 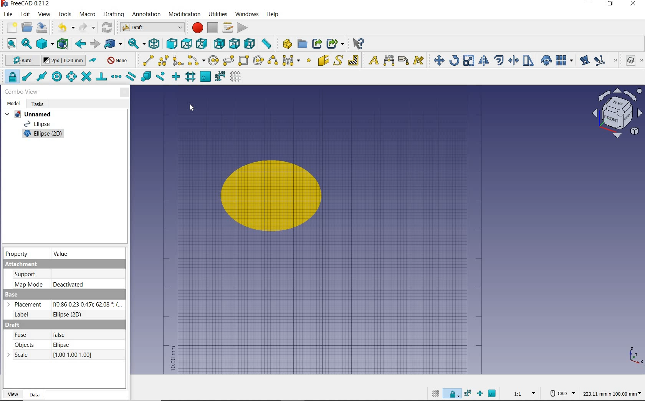 I want to click on rectangle, so click(x=243, y=61).